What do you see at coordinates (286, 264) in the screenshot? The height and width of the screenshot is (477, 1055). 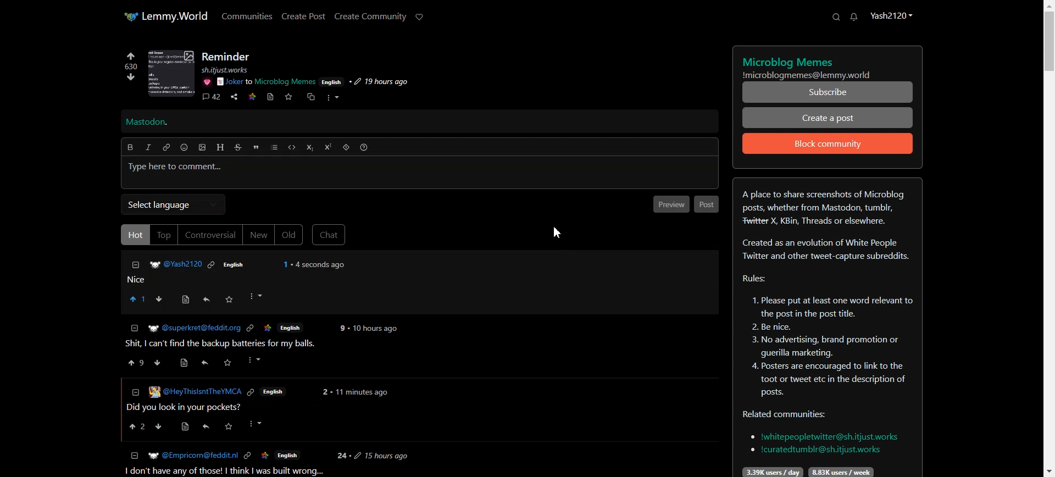 I see `` at bounding box center [286, 264].